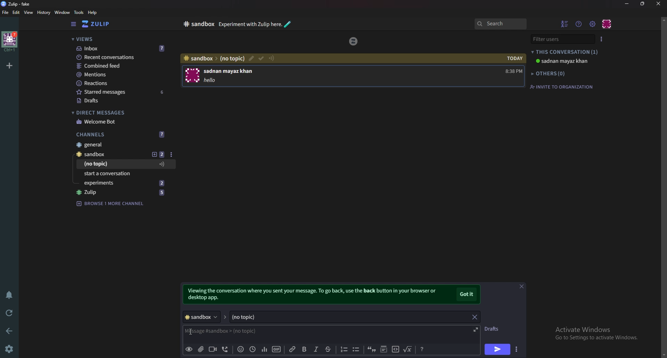 This screenshot has height=358, width=667. Describe the element at coordinates (120, 75) in the screenshot. I see `Mentions` at that location.